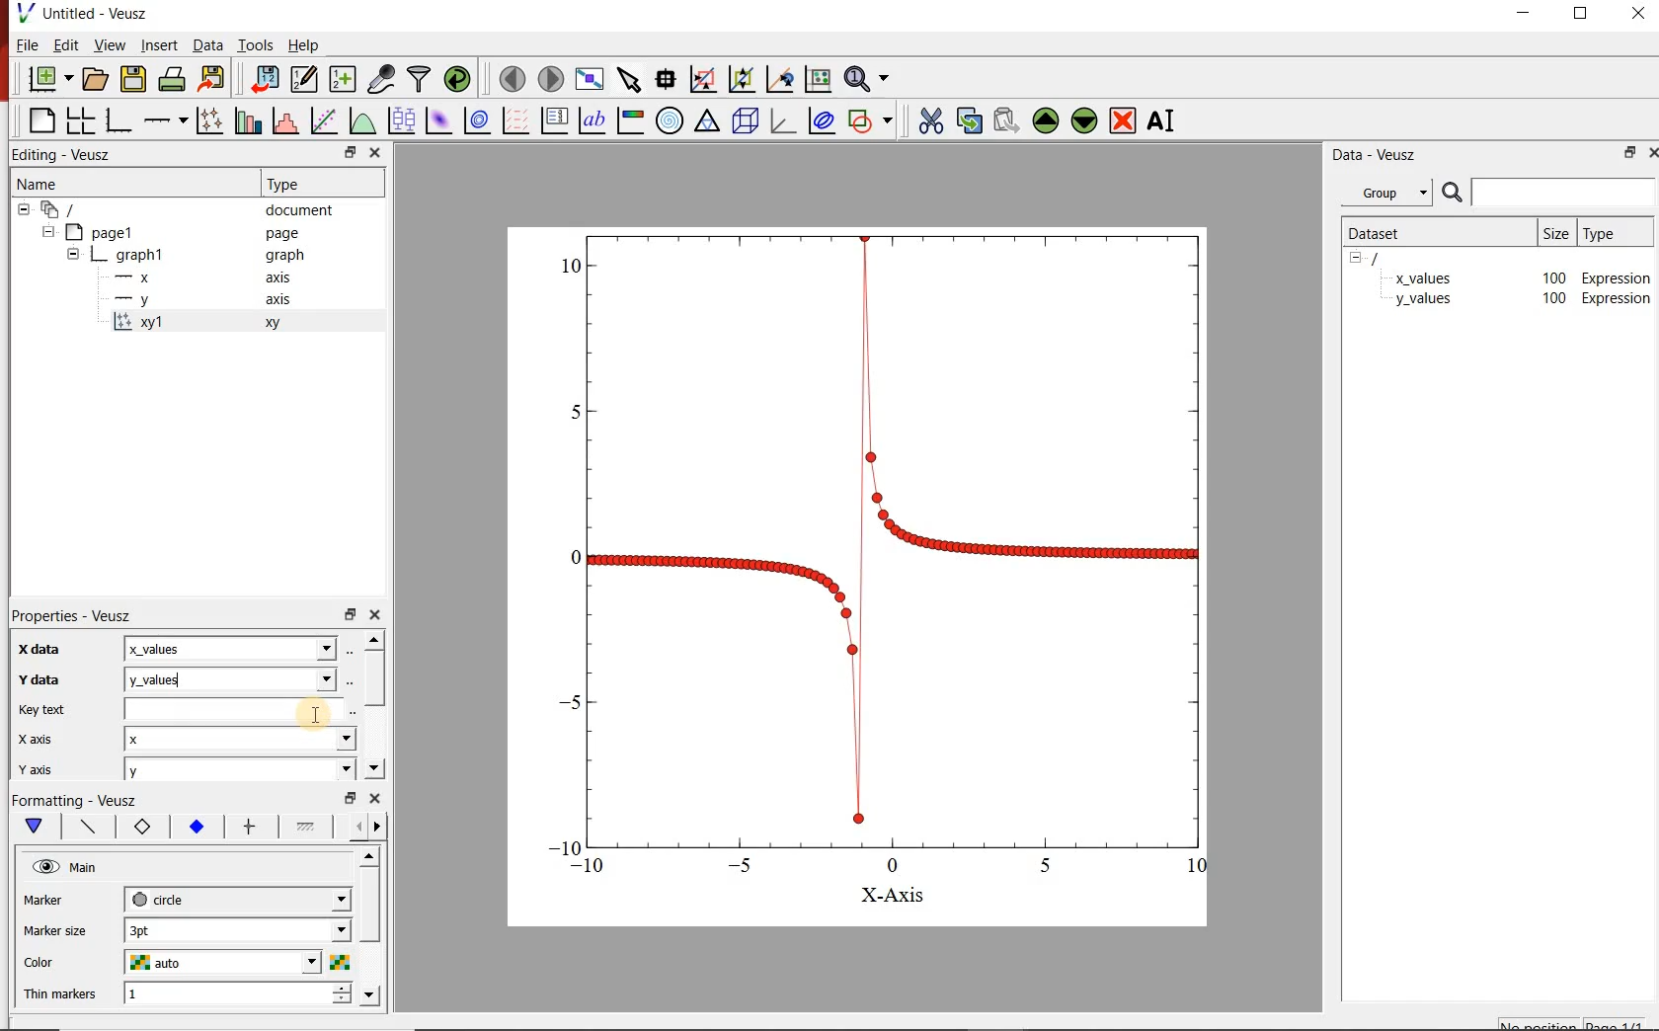  What do you see at coordinates (68, 44) in the screenshot?
I see `edit ` at bounding box center [68, 44].